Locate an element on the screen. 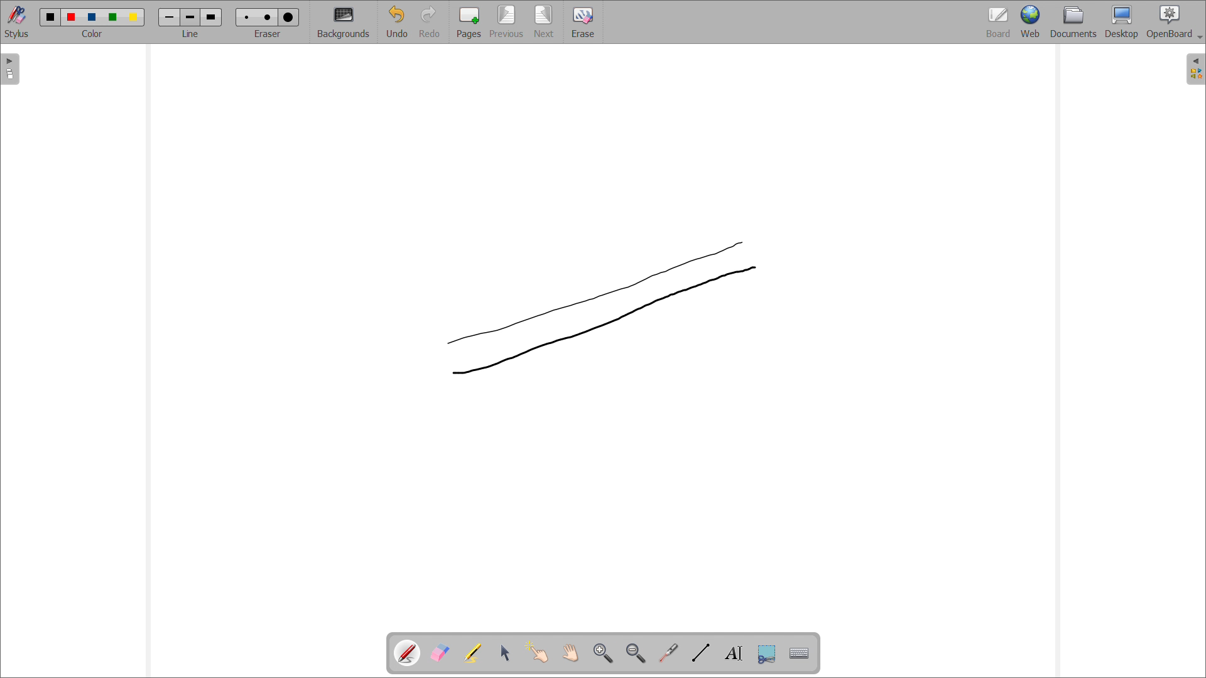  Eraser size is located at coordinates (268, 16).